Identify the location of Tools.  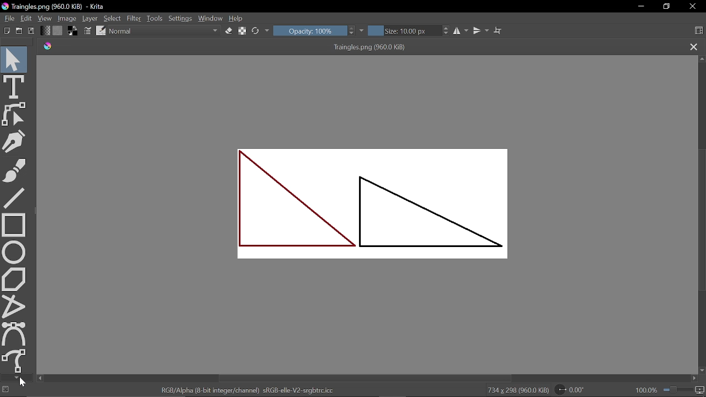
(155, 18).